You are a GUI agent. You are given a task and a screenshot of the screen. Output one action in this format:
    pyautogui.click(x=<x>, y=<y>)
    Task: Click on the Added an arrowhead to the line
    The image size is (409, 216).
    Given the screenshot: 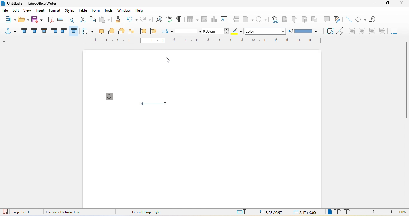 What is the action you would take?
    pyautogui.click(x=157, y=105)
    